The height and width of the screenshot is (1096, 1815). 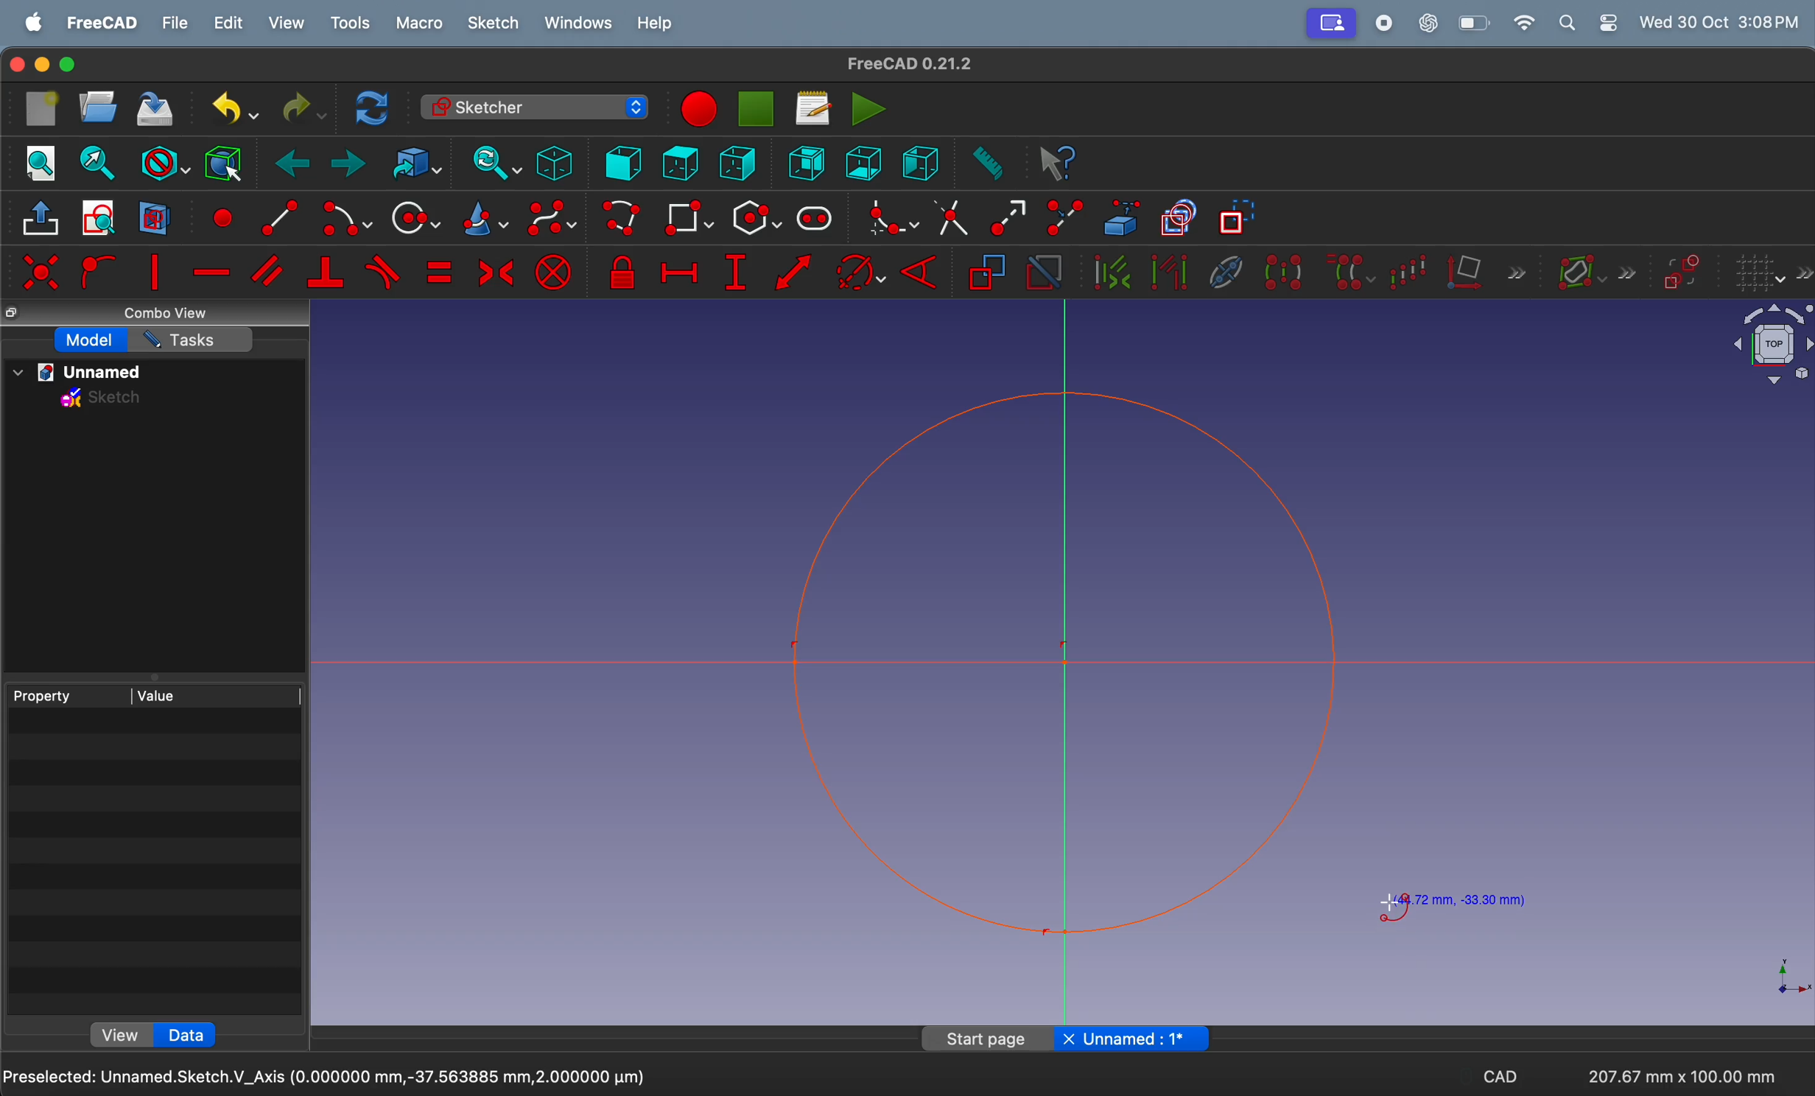 What do you see at coordinates (15, 314) in the screenshot?
I see `copy` at bounding box center [15, 314].